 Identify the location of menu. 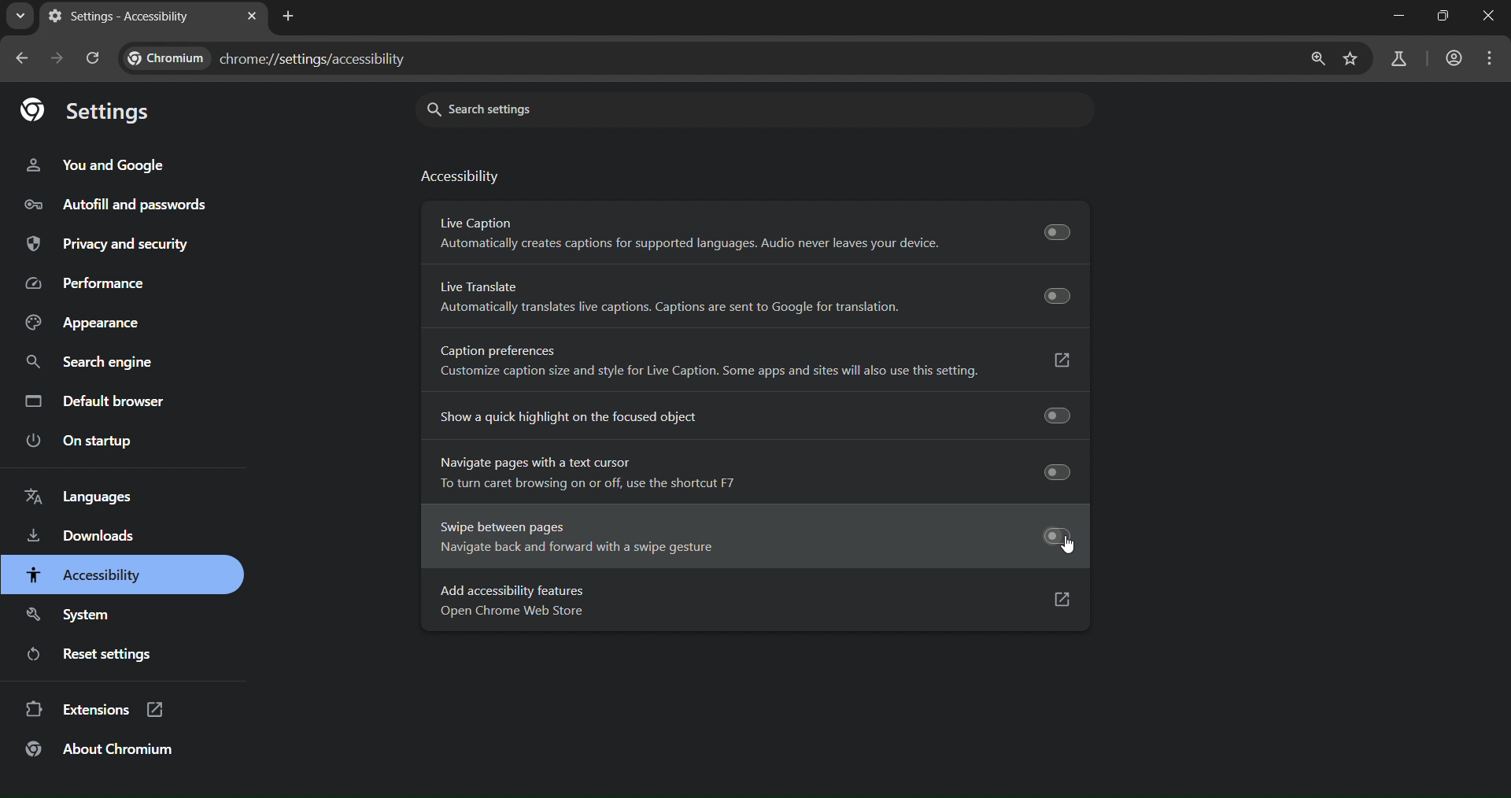
(1491, 60).